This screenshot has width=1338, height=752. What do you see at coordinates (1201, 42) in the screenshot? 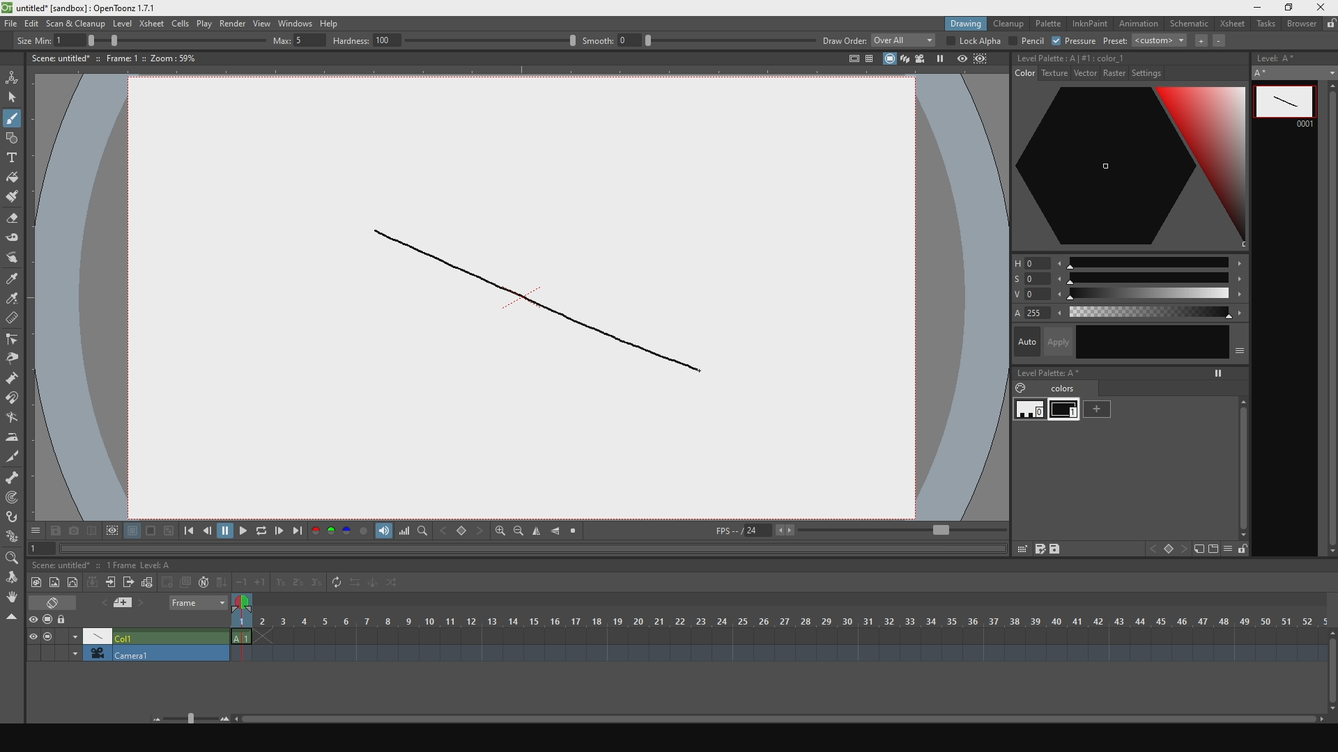
I see `` at bounding box center [1201, 42].